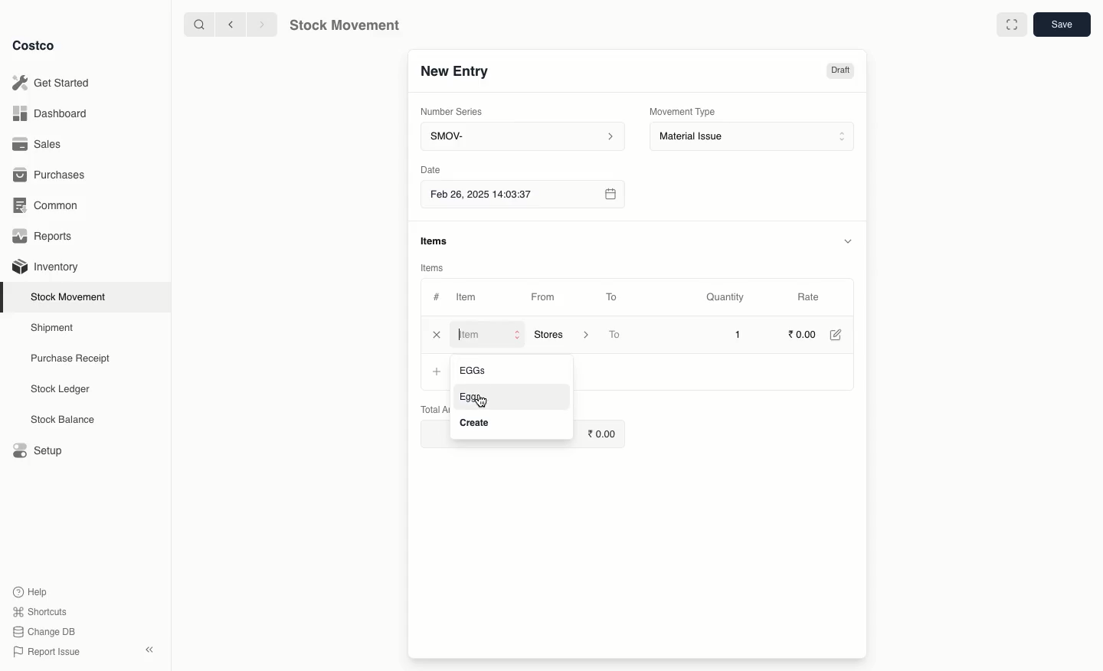 The width and height of the screenshot is (1103, 671). What do you see at coordinates (36, 449) in the screenshot?
I see `Setup` at bounding box center [36, 449].